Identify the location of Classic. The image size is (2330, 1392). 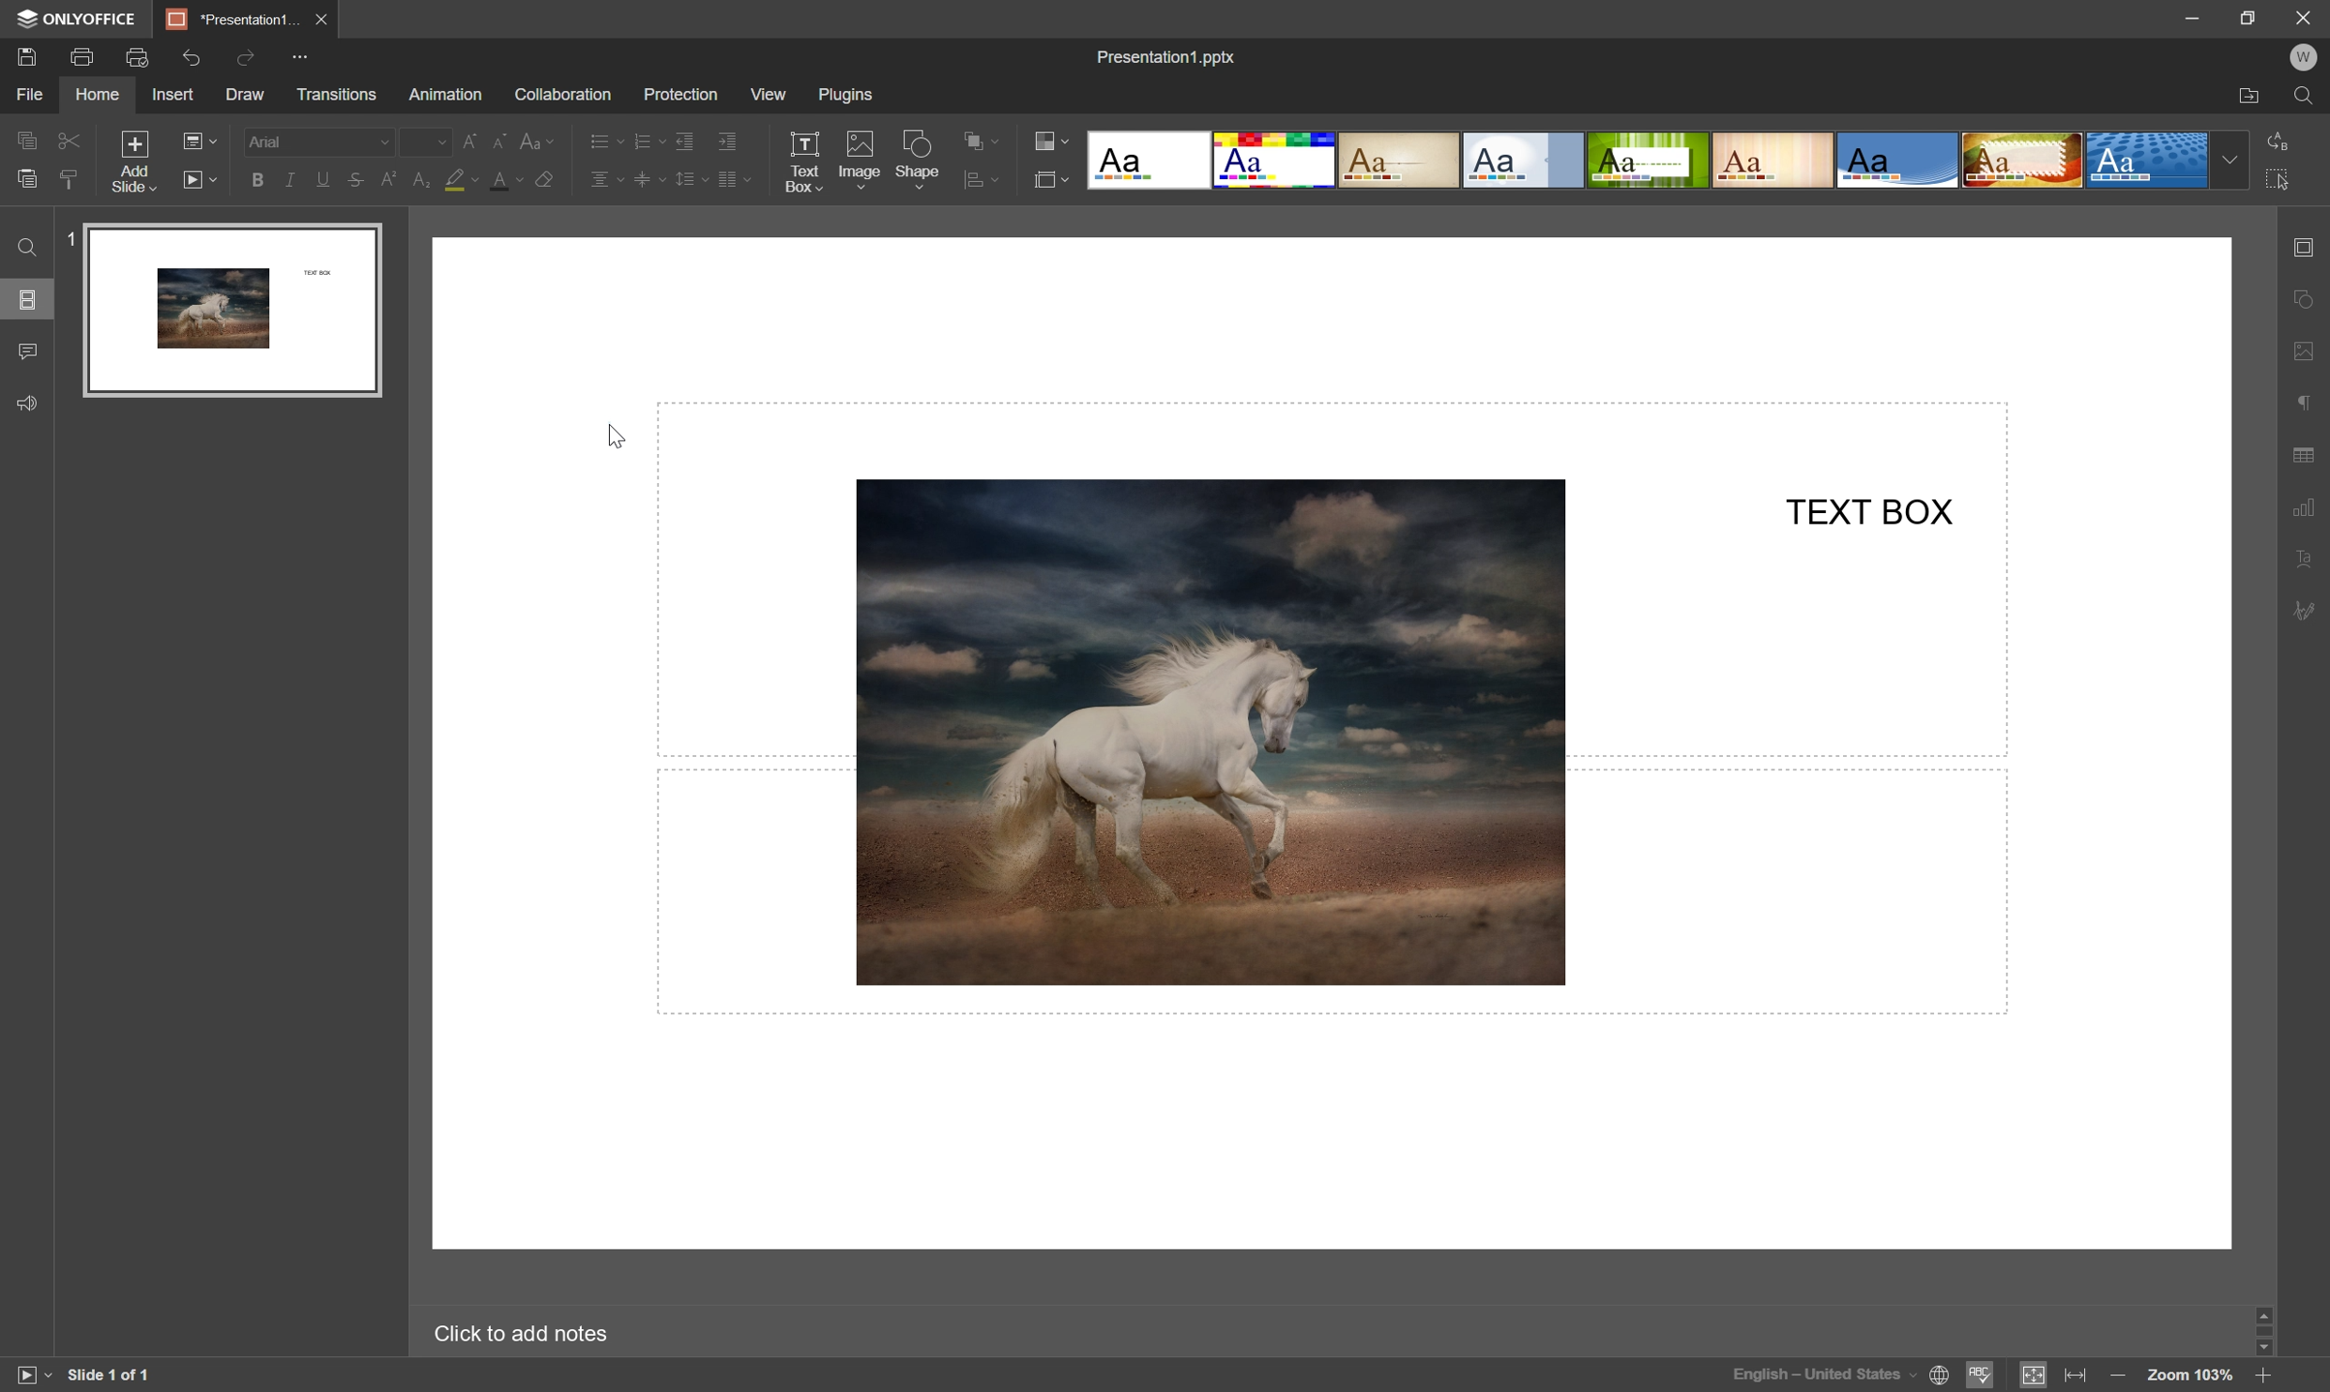
(1401, 162).